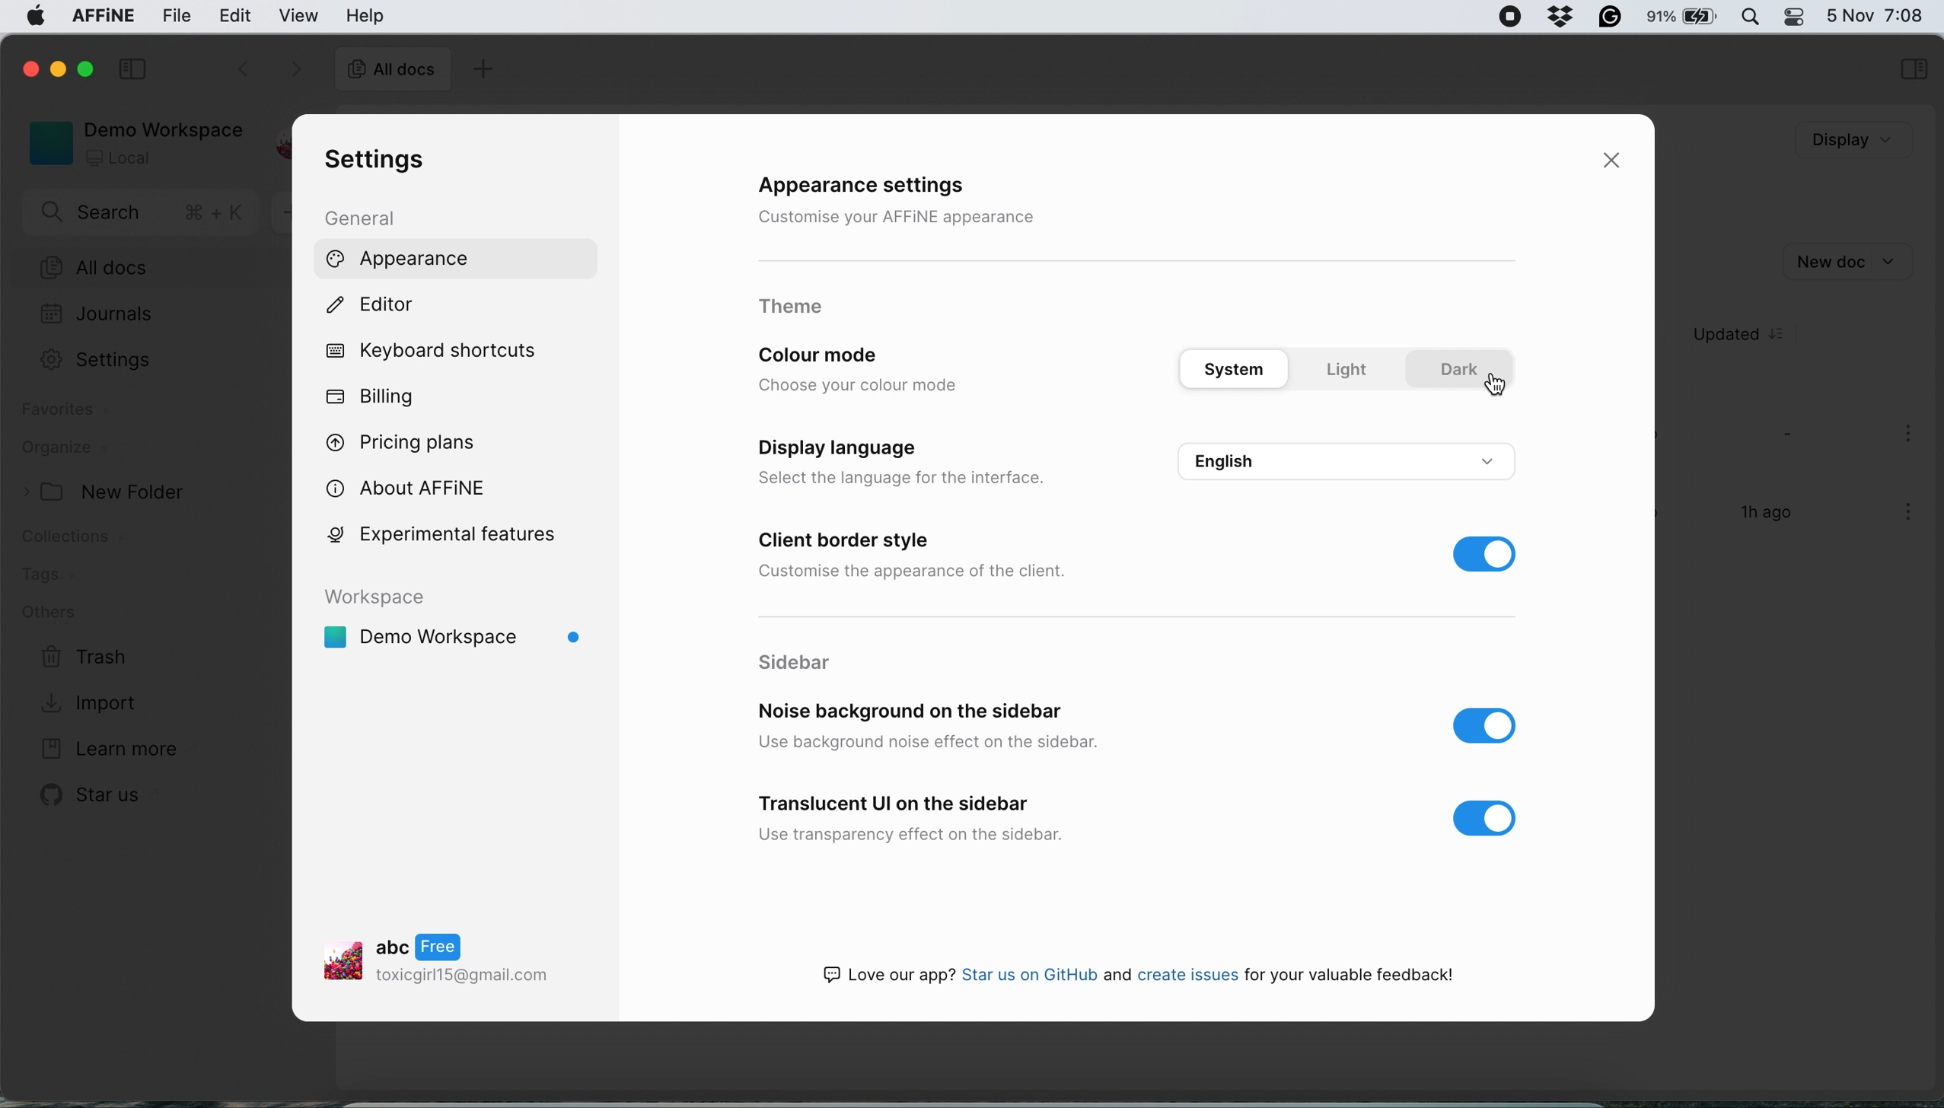 The width and height of the screenshot is (1944, 1108). Describe the element at coordinates (393, 71) in the screenshot. I see `all docs` at that location.